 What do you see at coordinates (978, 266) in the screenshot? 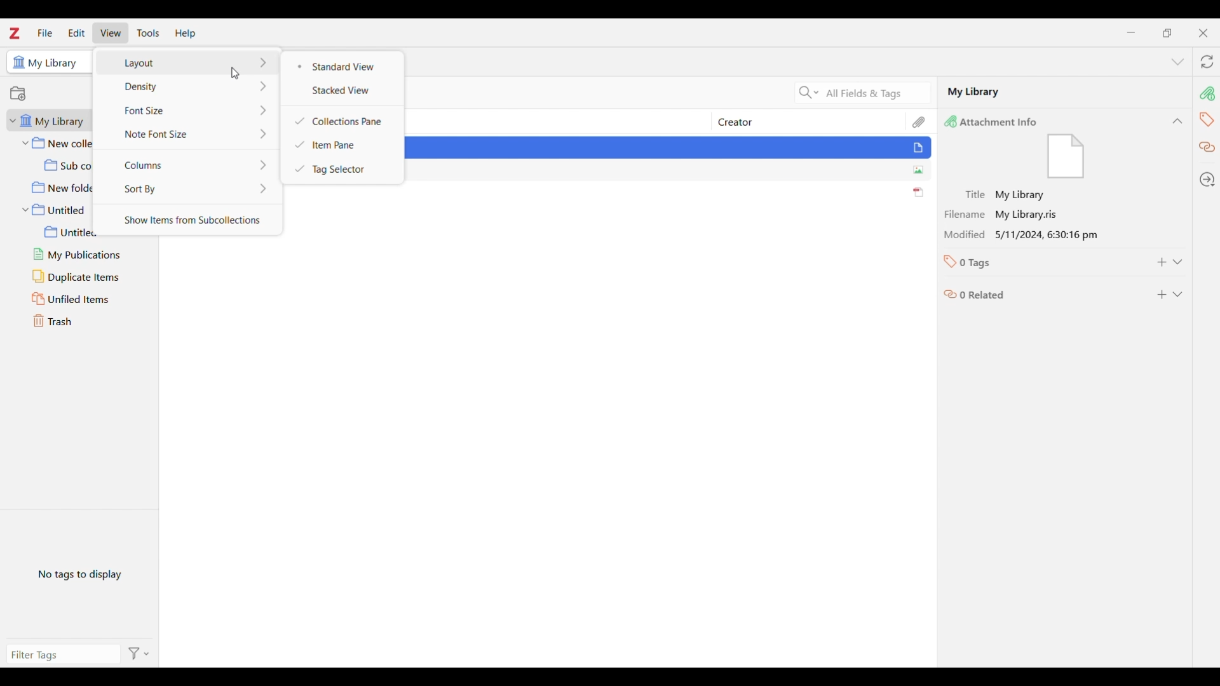
I see `0 tags` at bounding box center [978, 266].